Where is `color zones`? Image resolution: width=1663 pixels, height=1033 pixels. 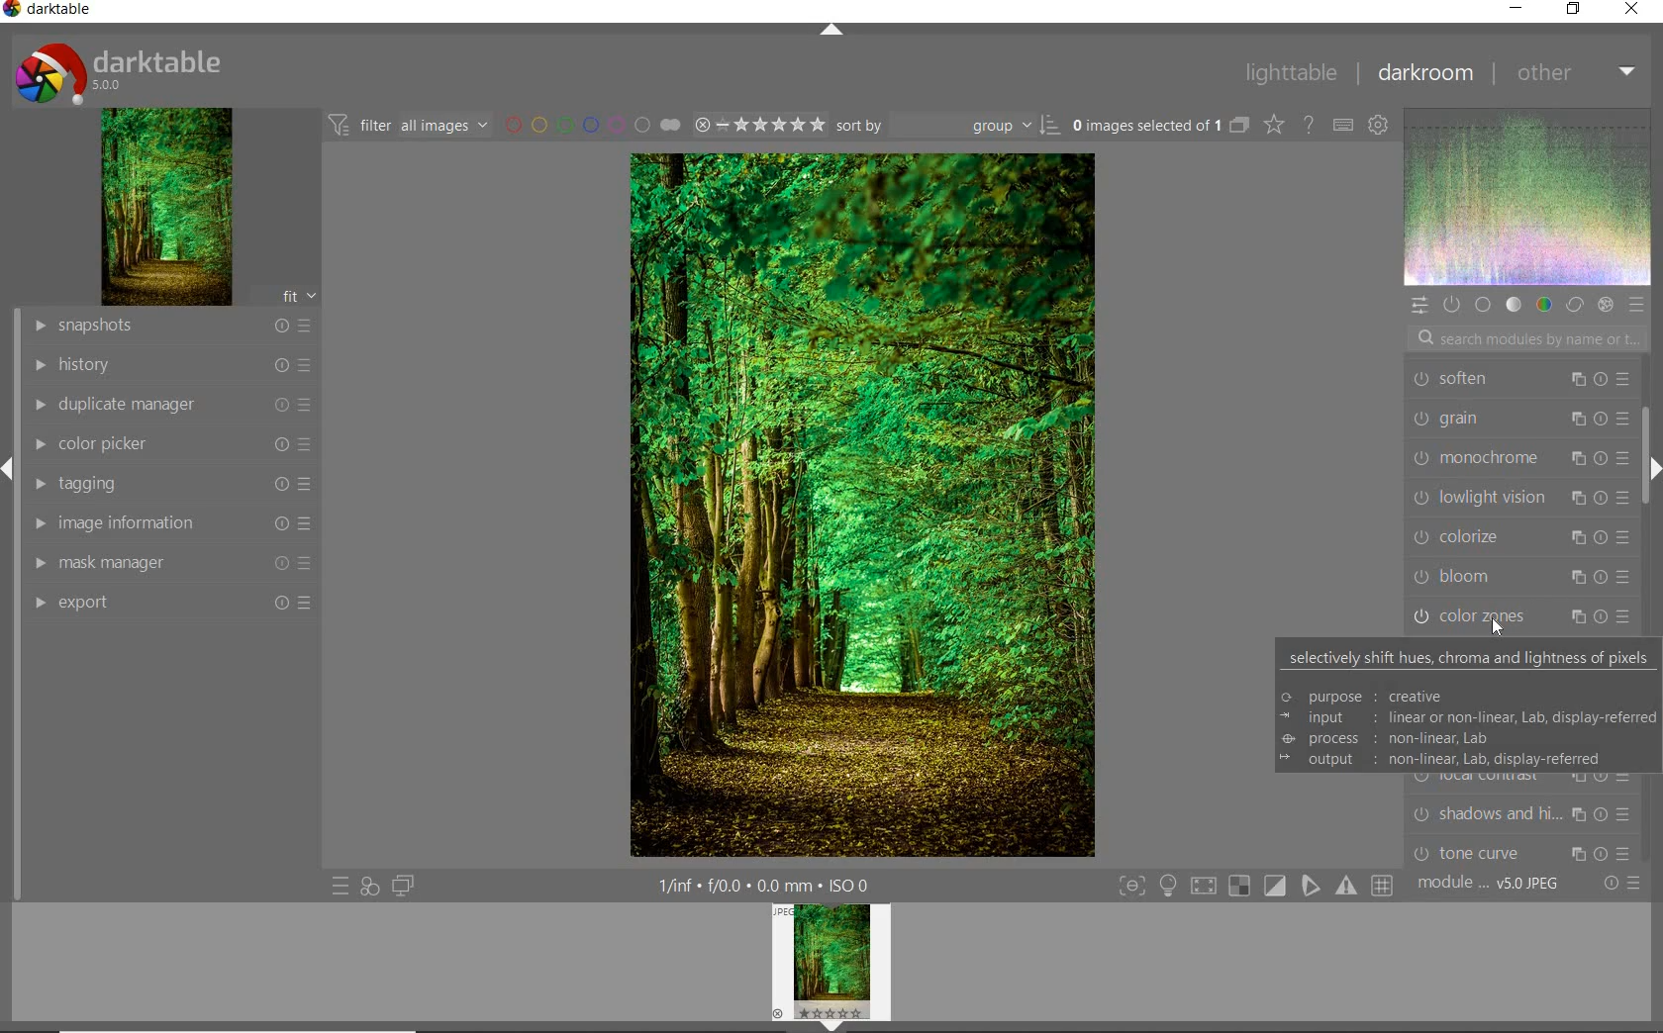
color zones is located at coordinates (1517, 616).